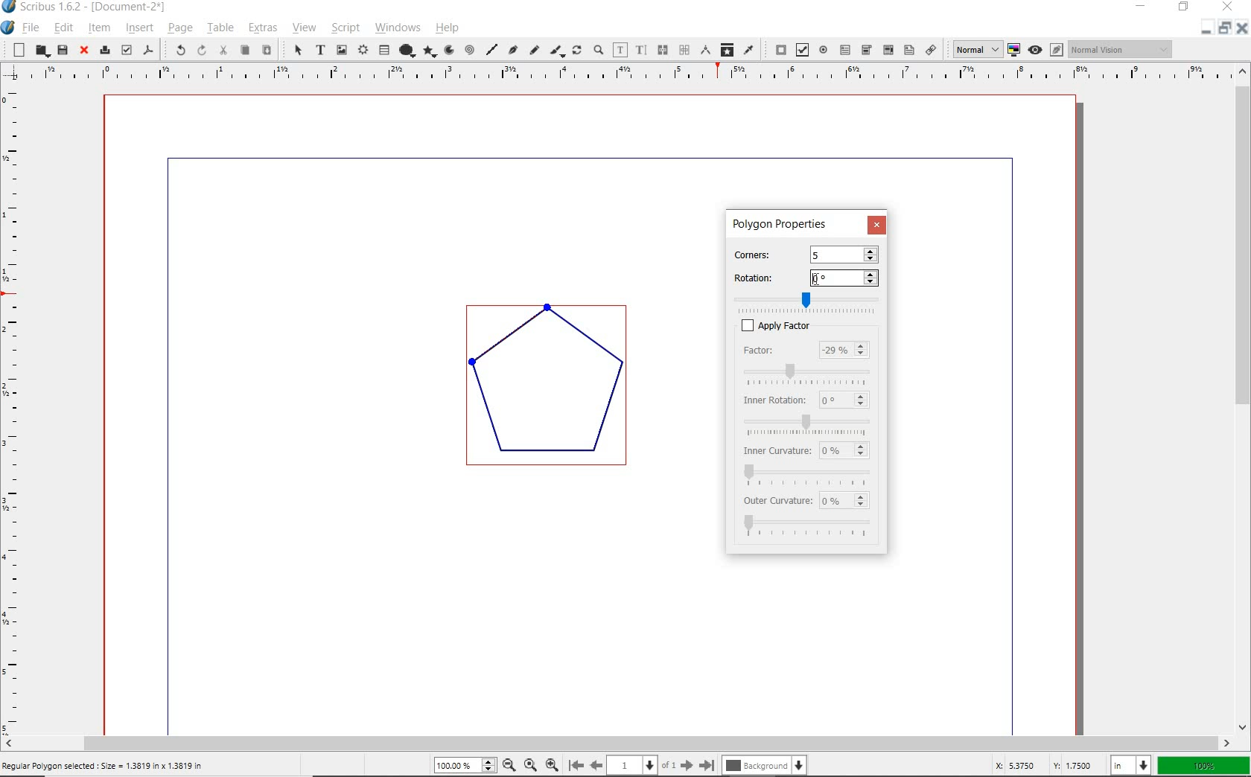  I want to click on inner curvature slider, so click(807, 473).